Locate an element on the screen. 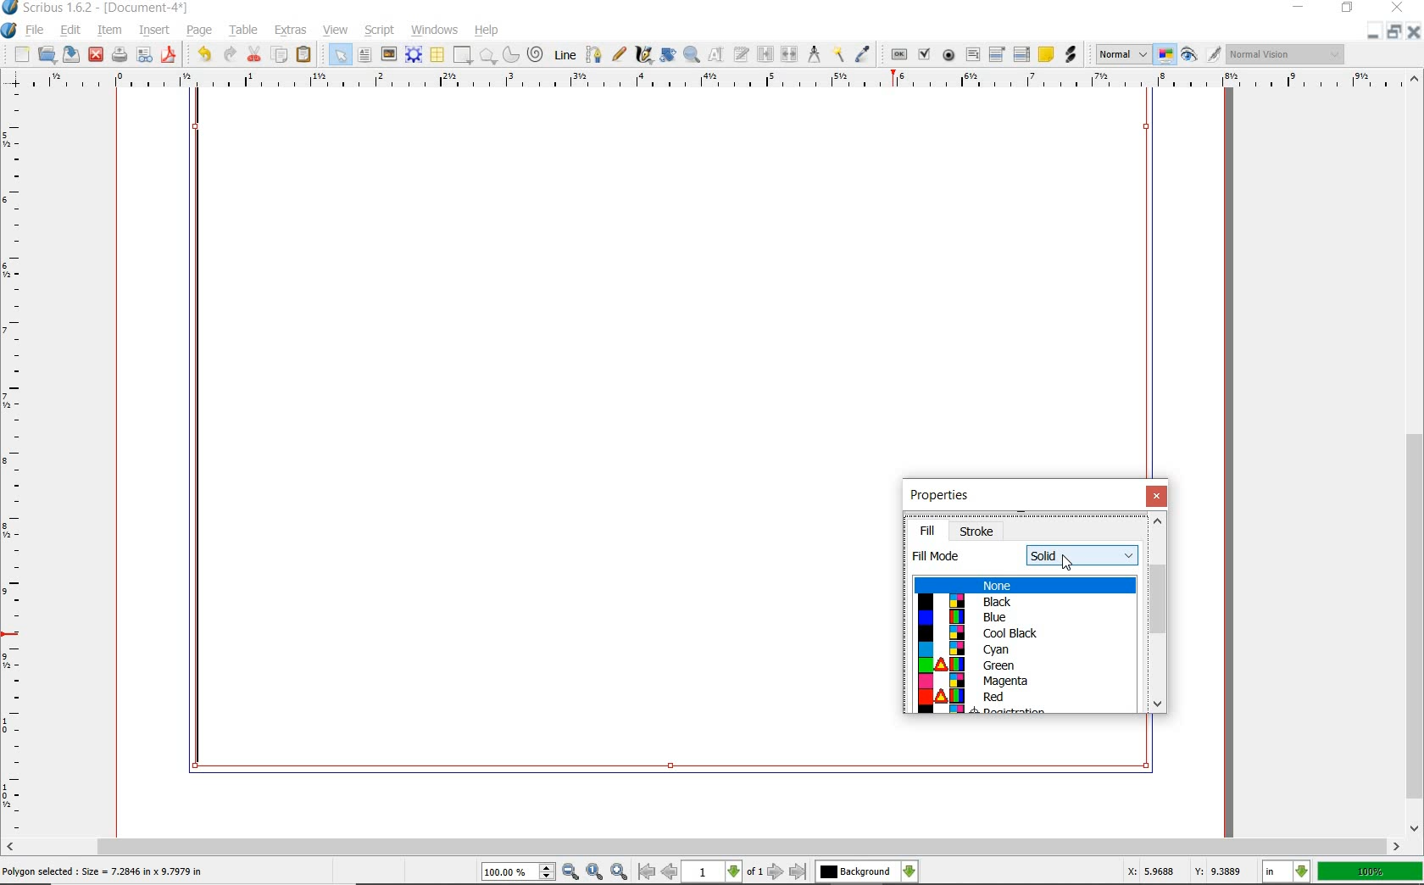 This screenshot has height=885, width=1424. system icon is located at coordinates (9, 30).